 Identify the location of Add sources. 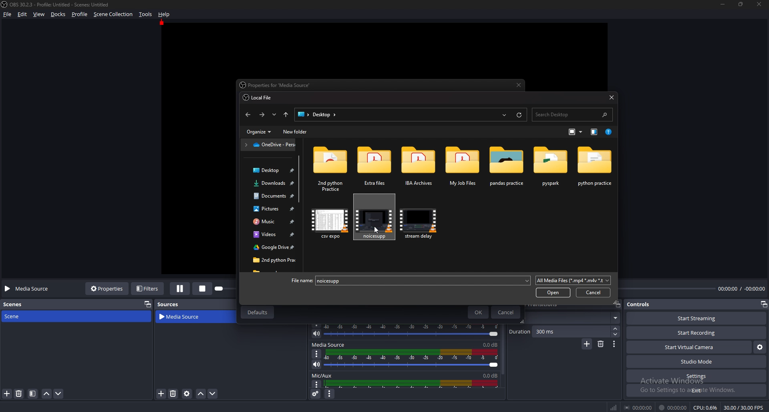
(160, 393).